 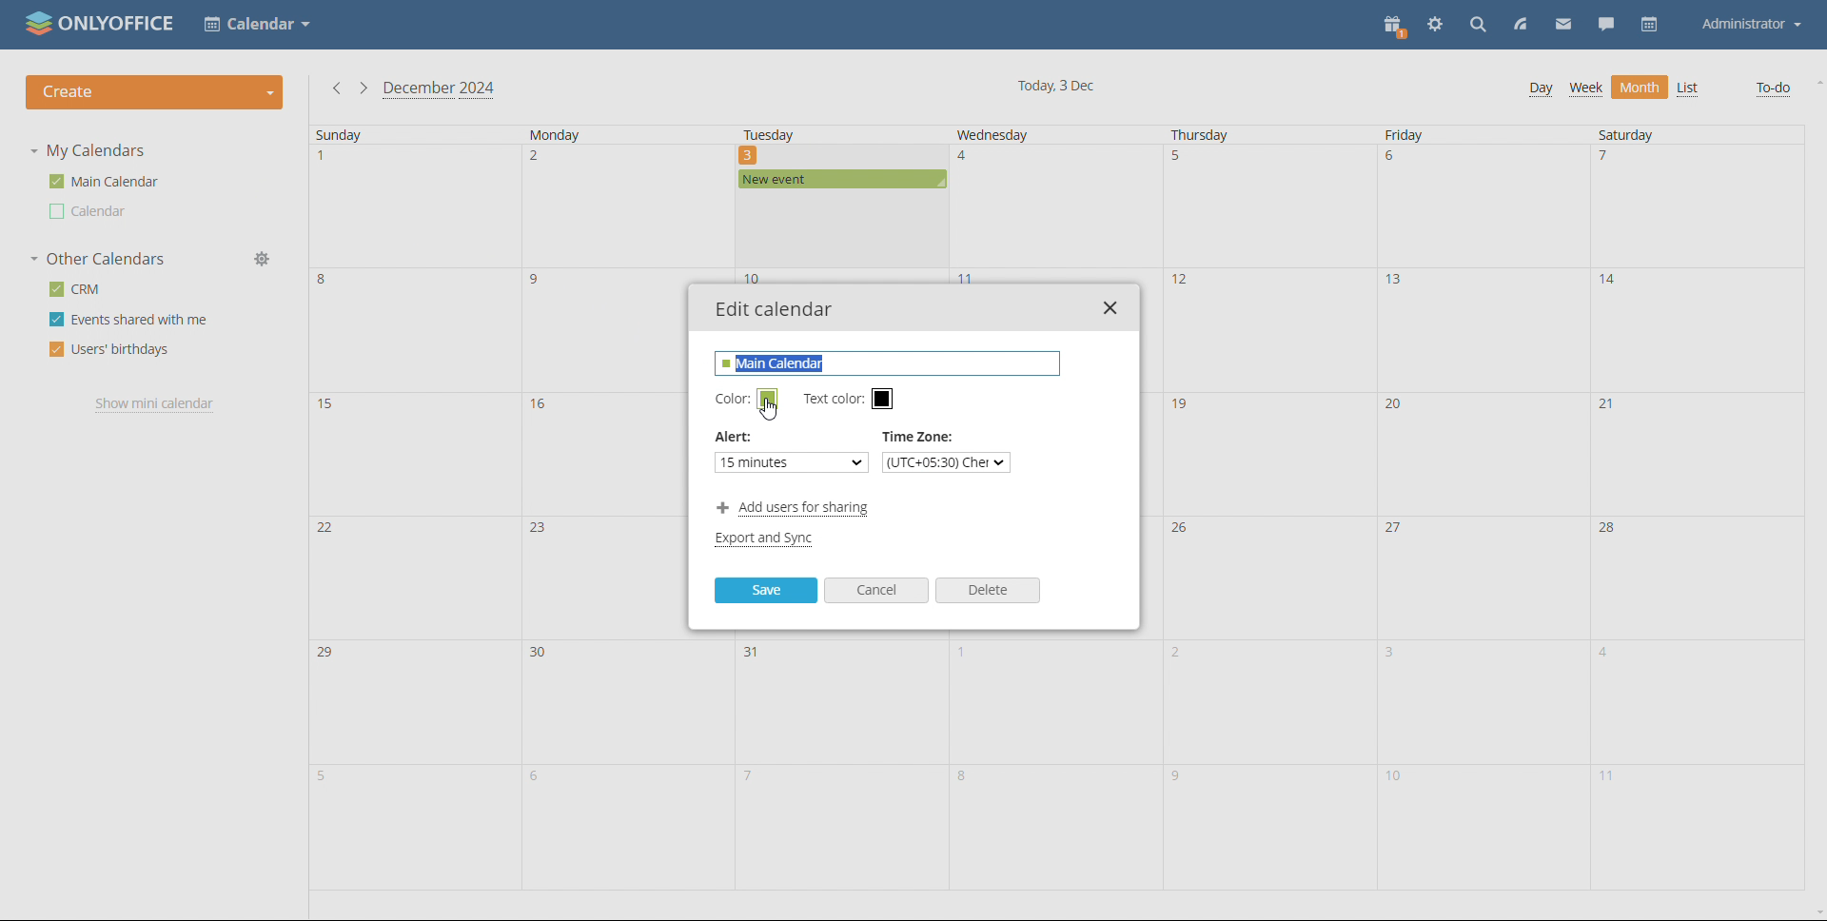 I want to click on day view, so click(x=1541, y=89).